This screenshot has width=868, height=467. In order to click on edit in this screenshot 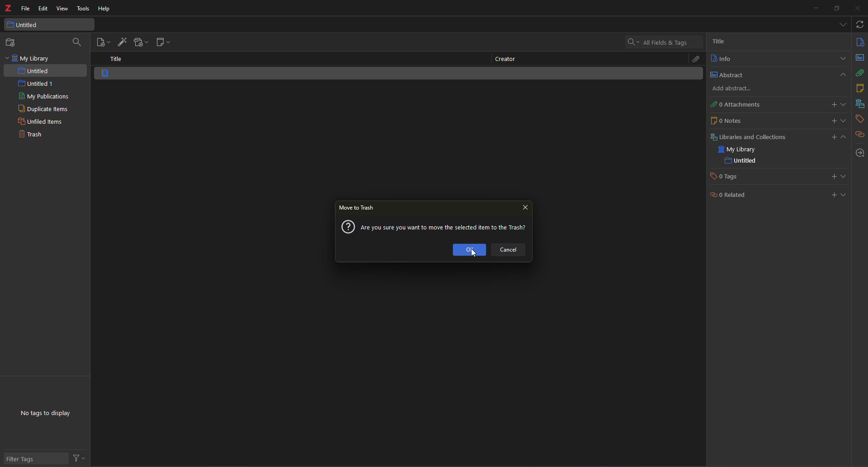, I will do `click(43, 8)`.